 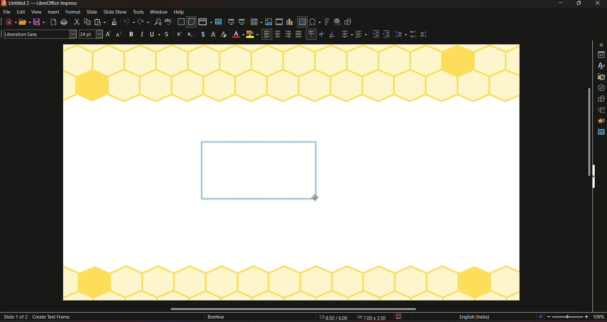 I want to click on size decrease, so click(x=121, y=34).